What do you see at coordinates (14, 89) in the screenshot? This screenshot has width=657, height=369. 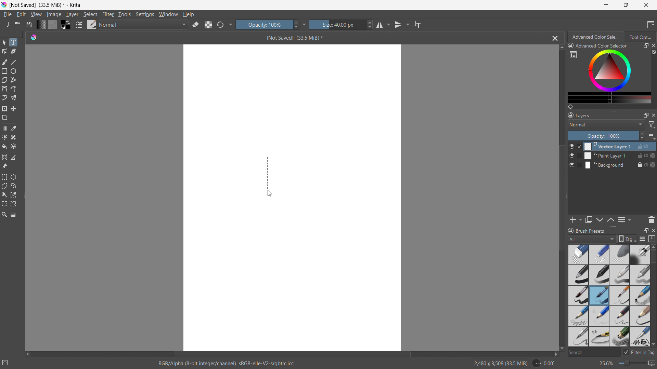 I see `freehand path tool` at bounding box center [14, 89].